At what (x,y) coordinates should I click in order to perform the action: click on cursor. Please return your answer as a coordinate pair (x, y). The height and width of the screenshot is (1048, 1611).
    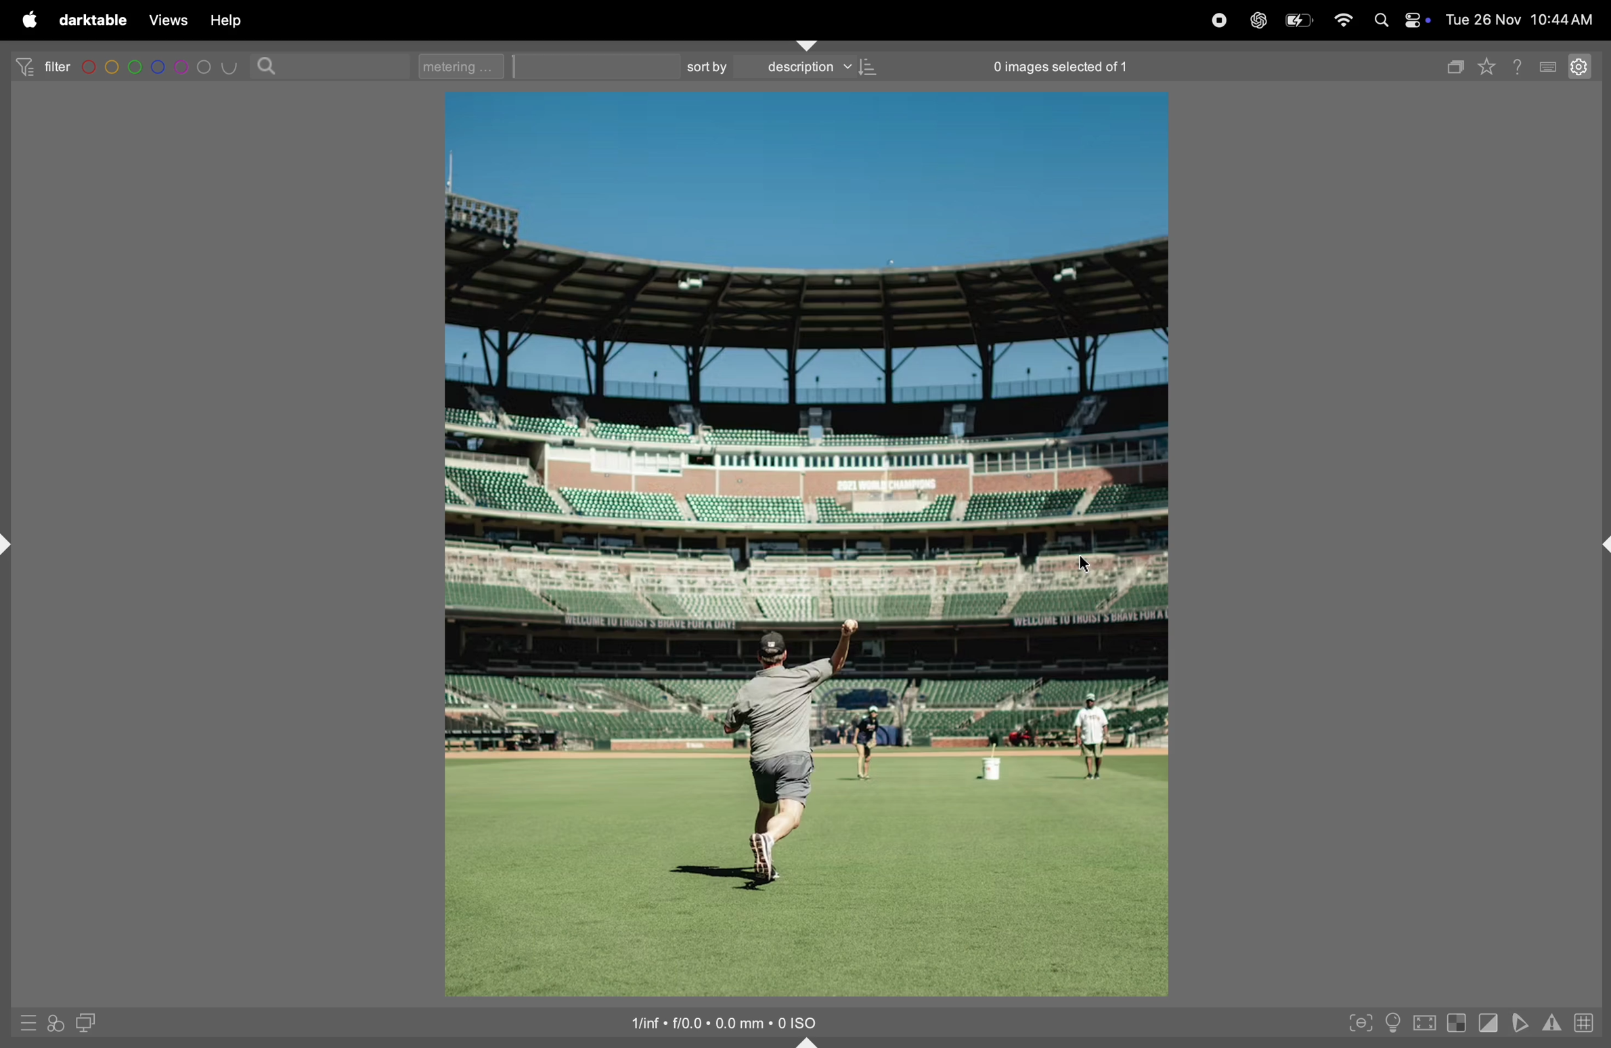
    Looking at the image, I should click on (1090, 567).